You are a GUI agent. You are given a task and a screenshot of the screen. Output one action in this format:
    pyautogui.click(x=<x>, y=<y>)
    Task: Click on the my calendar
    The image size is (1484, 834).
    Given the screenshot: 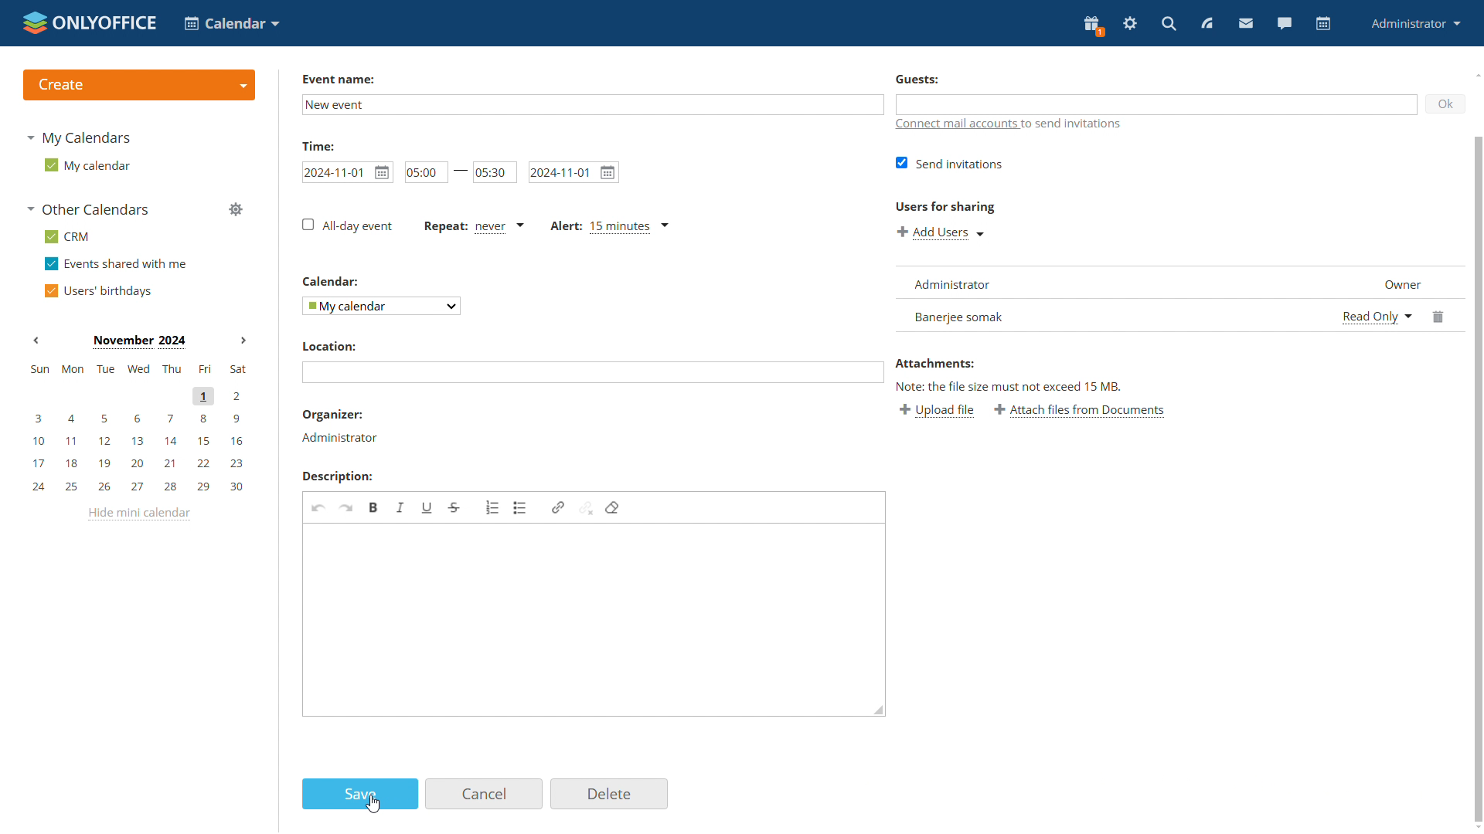 What is the action you would take?
    pyautogui.click(x=90, y=168)
    